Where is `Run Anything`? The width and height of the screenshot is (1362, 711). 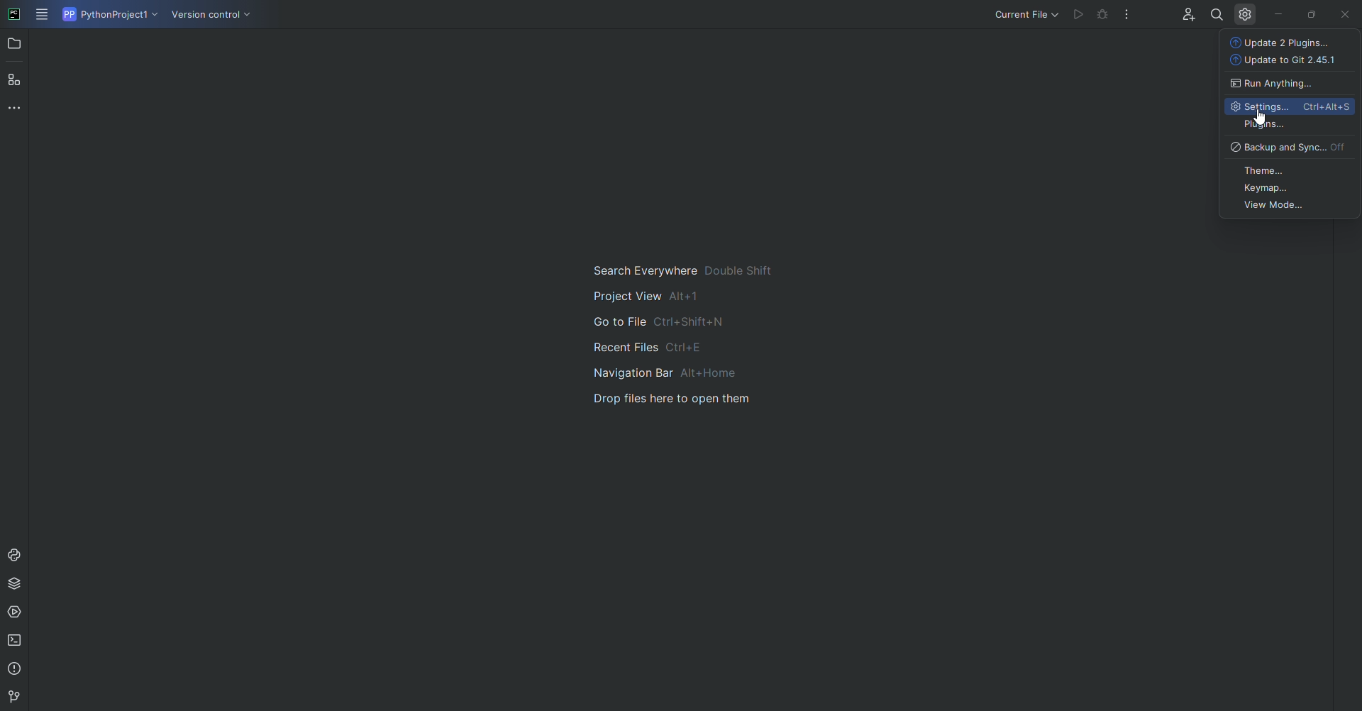 Run Anything is located at coordinates (1289, 83).